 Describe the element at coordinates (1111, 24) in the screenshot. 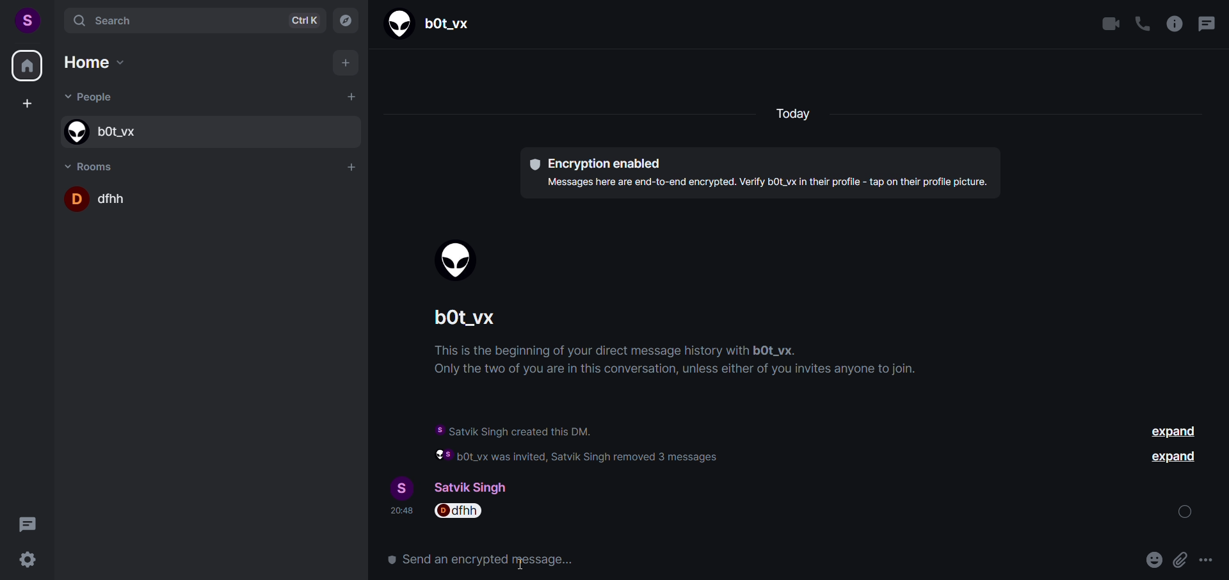

I see `video call` at that location.